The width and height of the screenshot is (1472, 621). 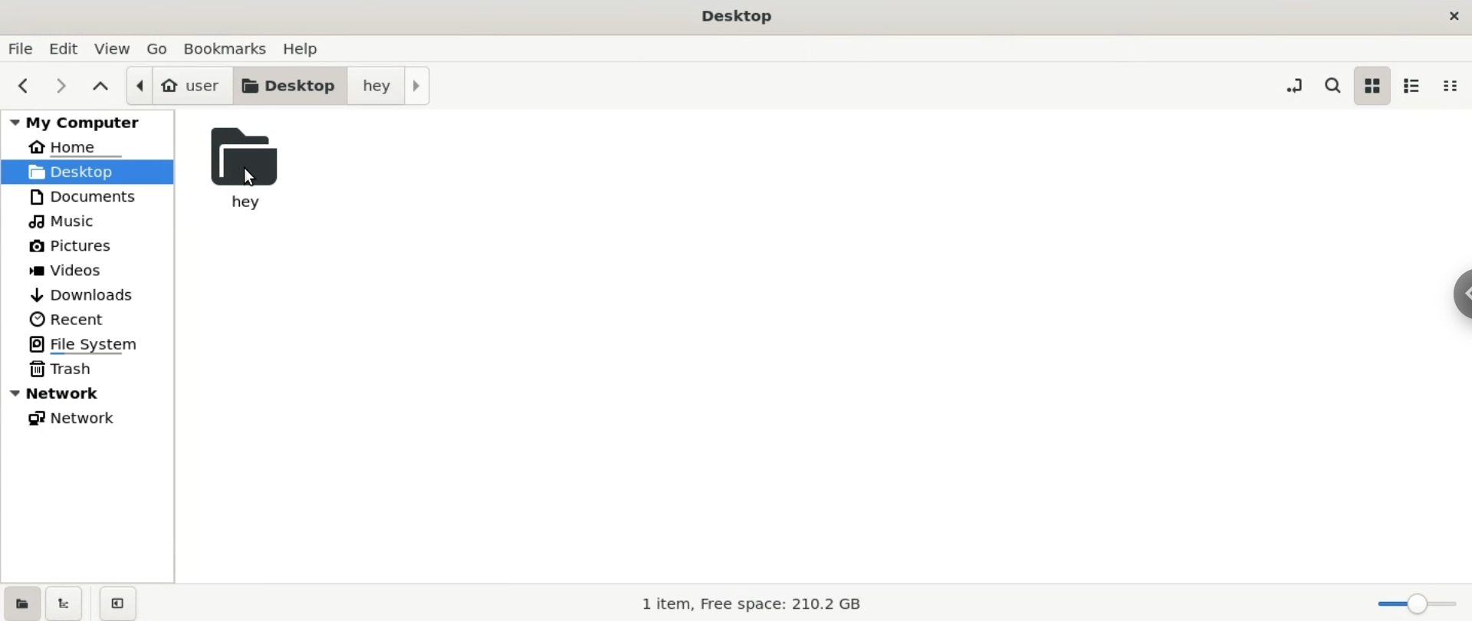 I want to click on go, so click(x=162, y=49).